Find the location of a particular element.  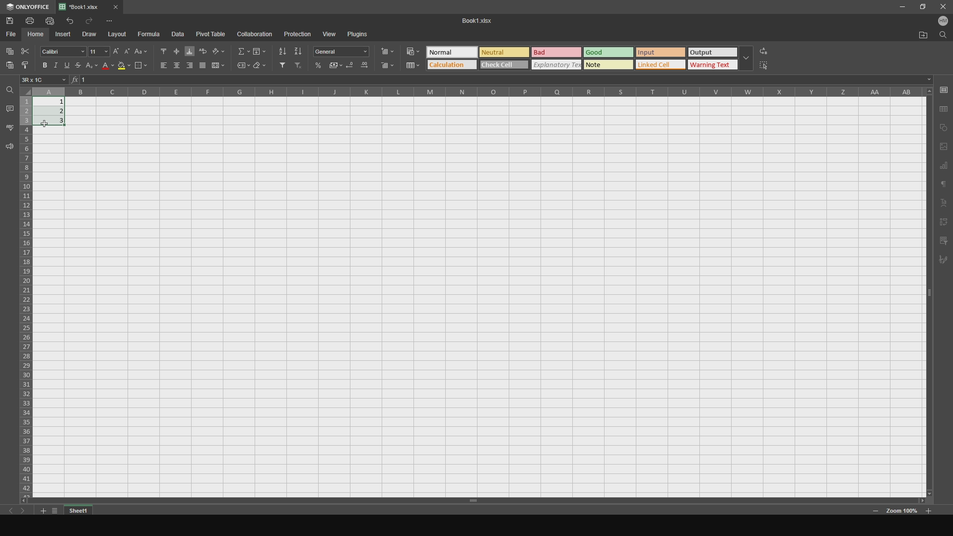

align top is located at coordinates (161, 50).